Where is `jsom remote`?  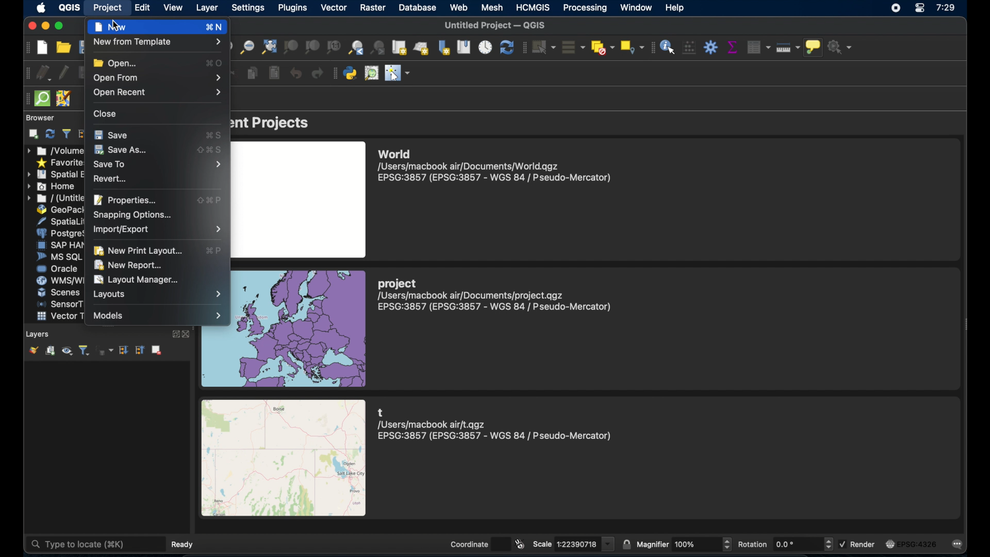 jsom remote is located at coordinates (63, 99).